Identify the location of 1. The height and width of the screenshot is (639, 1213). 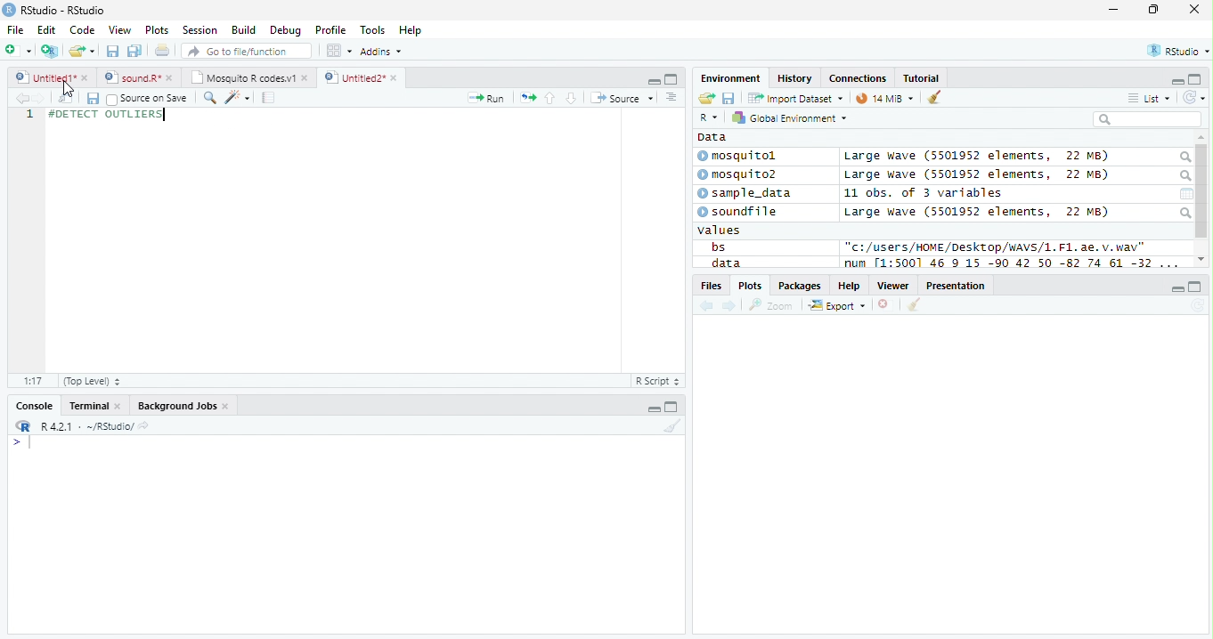
(29, 116).